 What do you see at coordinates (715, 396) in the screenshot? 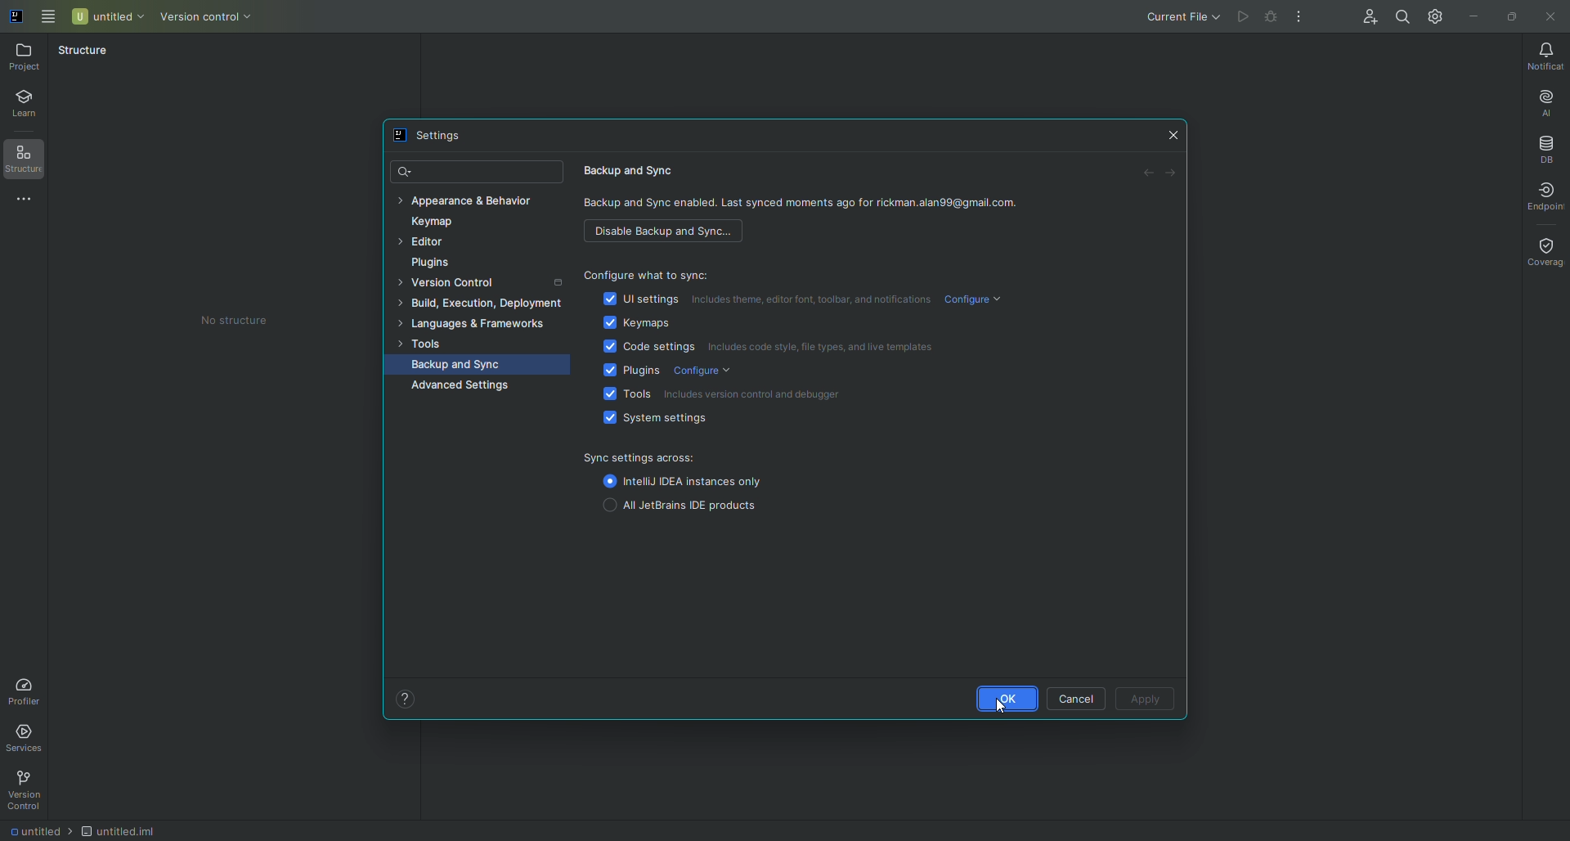
I see `Tools includes version control and debugger` at bounding box center [715, 396].